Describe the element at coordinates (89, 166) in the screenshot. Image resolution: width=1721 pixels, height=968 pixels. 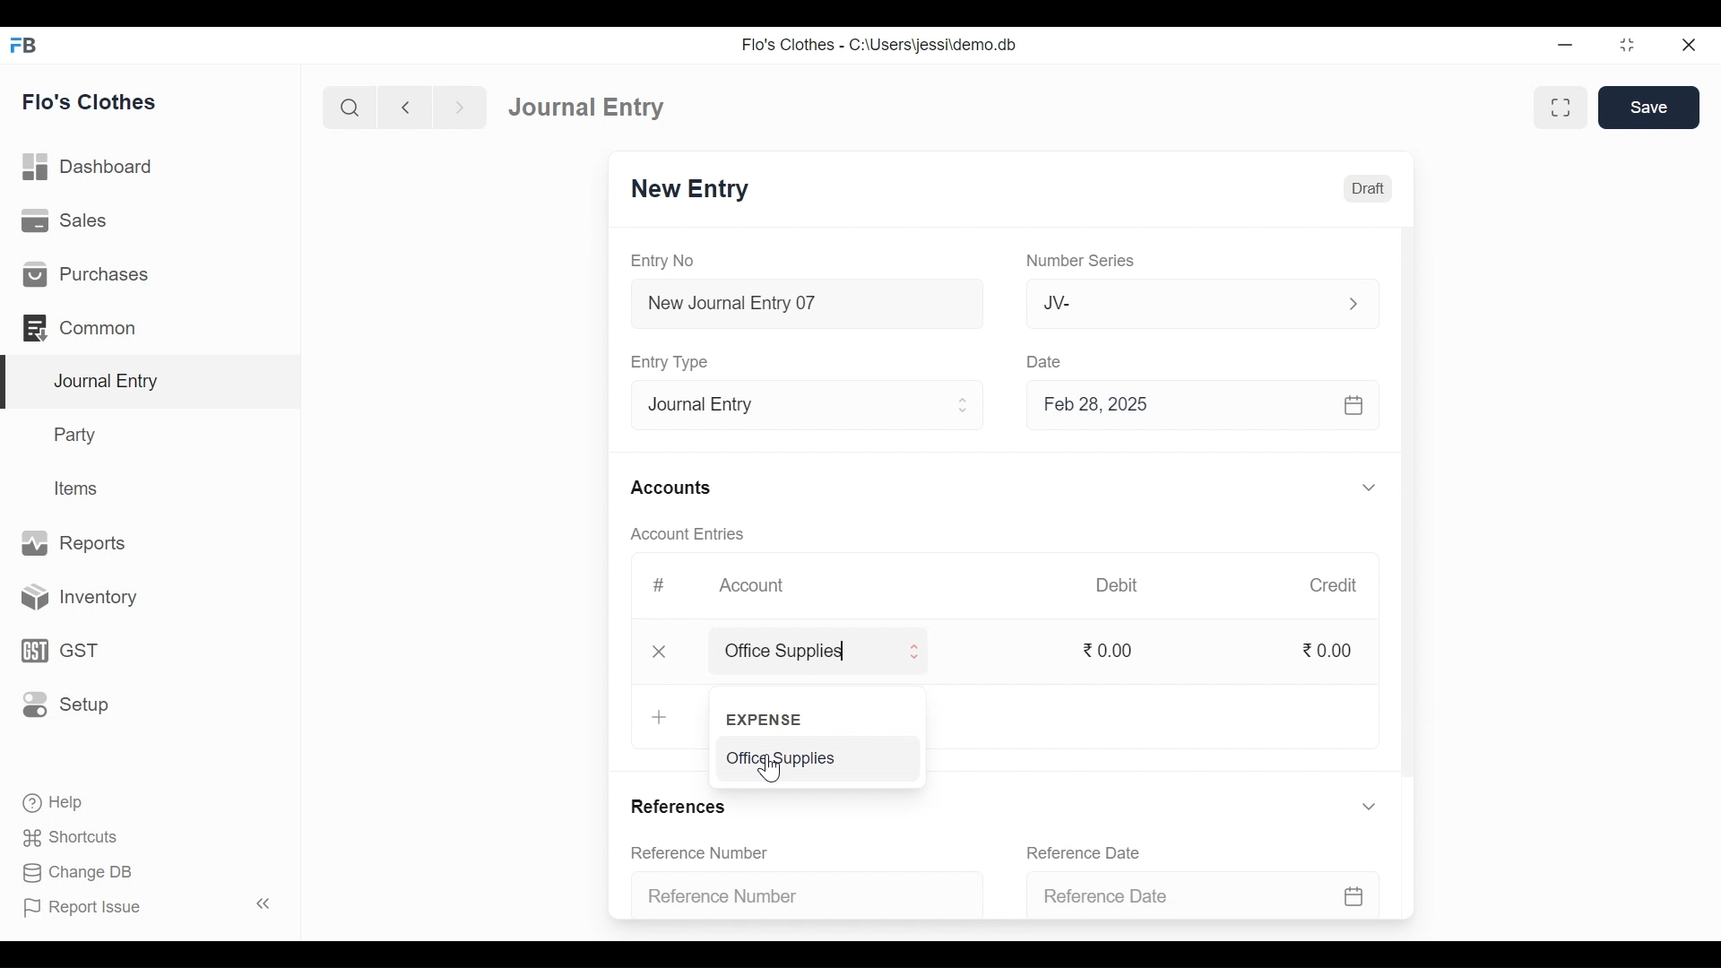
I see `Dashboard` at that location.